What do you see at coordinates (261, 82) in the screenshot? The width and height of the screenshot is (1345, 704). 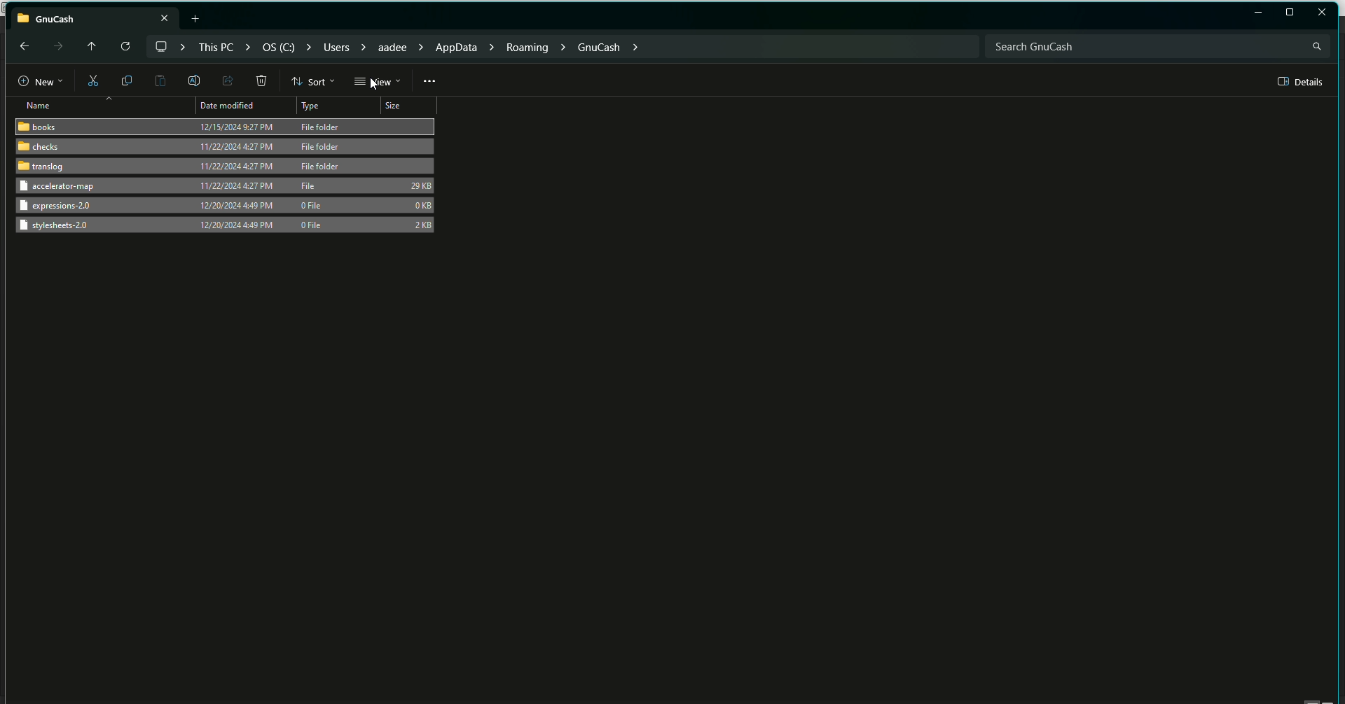 I see `Delete` at bounding box center [261, 82].